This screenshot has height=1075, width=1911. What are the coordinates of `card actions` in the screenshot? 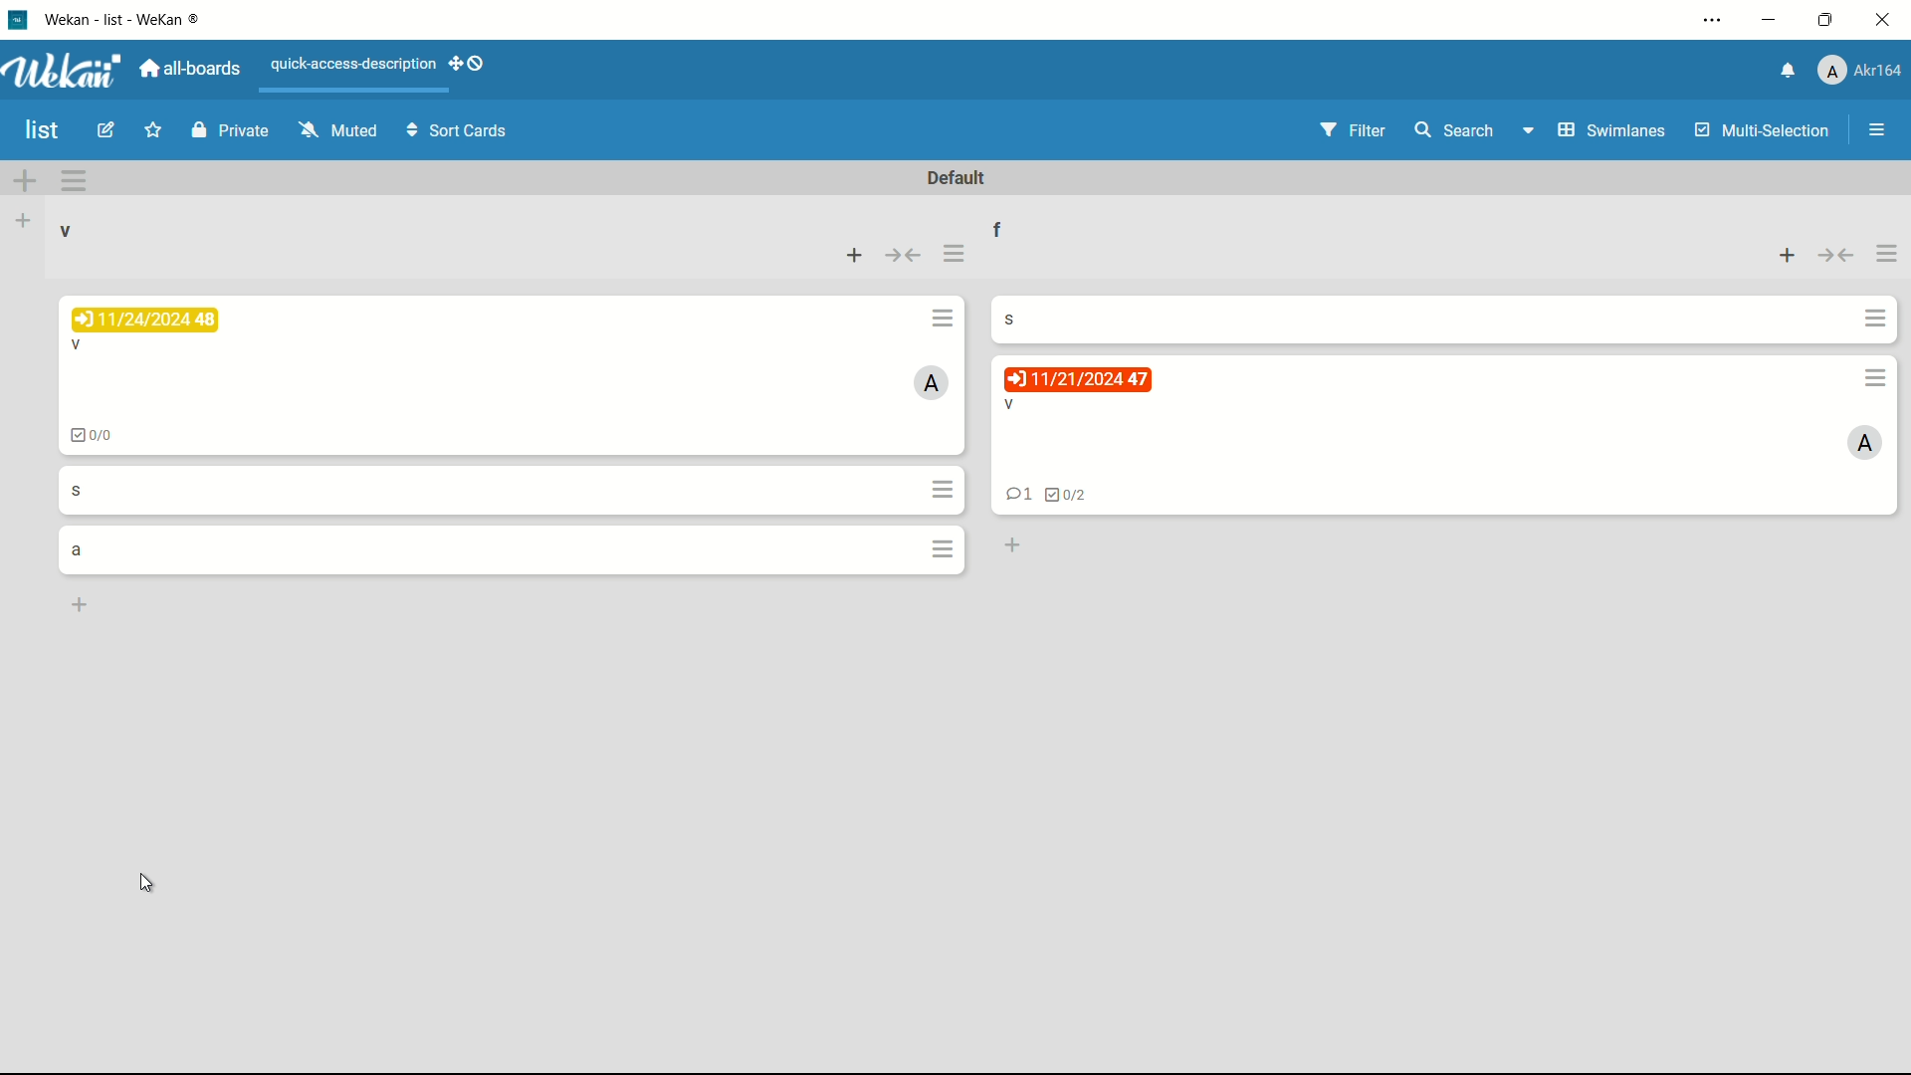 It's located at (1876, 378).